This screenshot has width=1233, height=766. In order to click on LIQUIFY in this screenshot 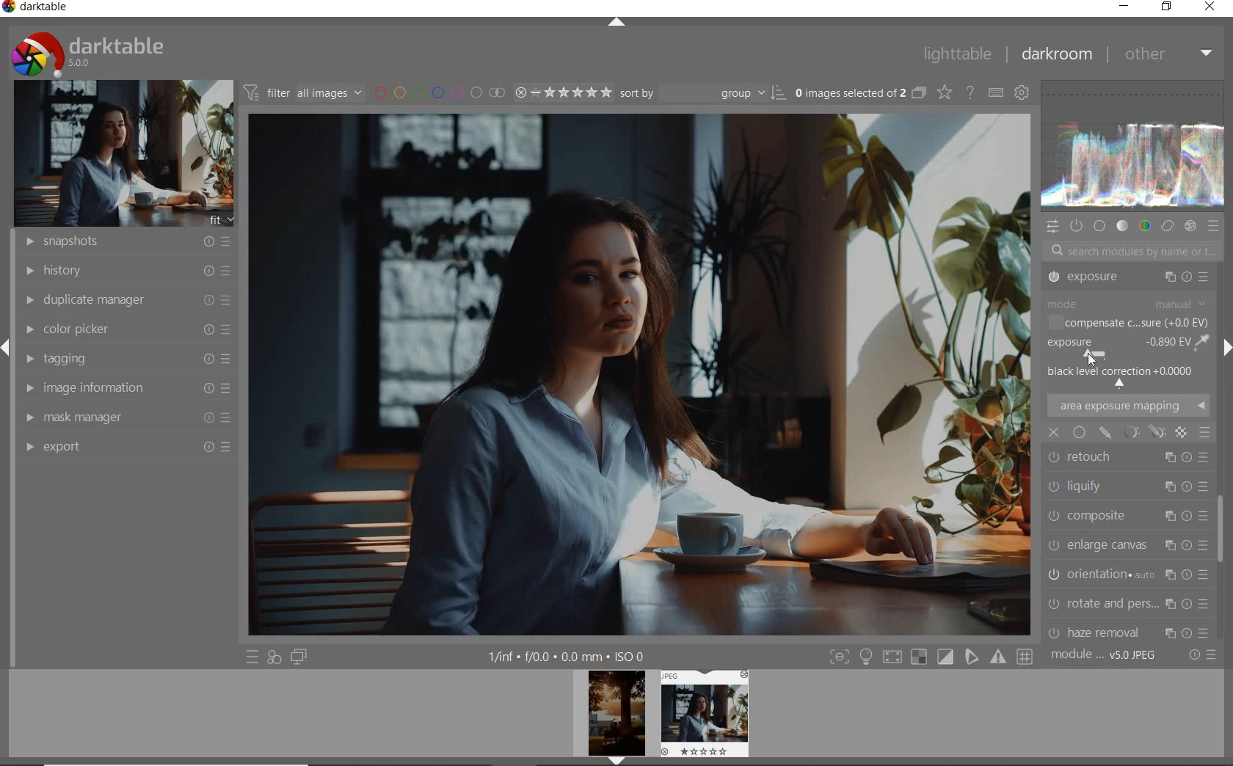, I will do `click(1124, 404)`.